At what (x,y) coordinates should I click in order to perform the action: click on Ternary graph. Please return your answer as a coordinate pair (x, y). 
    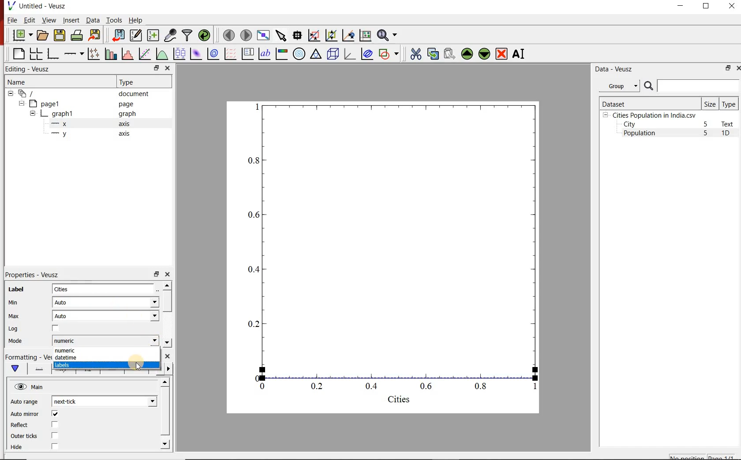
    Looking at the image, I should click on (316, 54).